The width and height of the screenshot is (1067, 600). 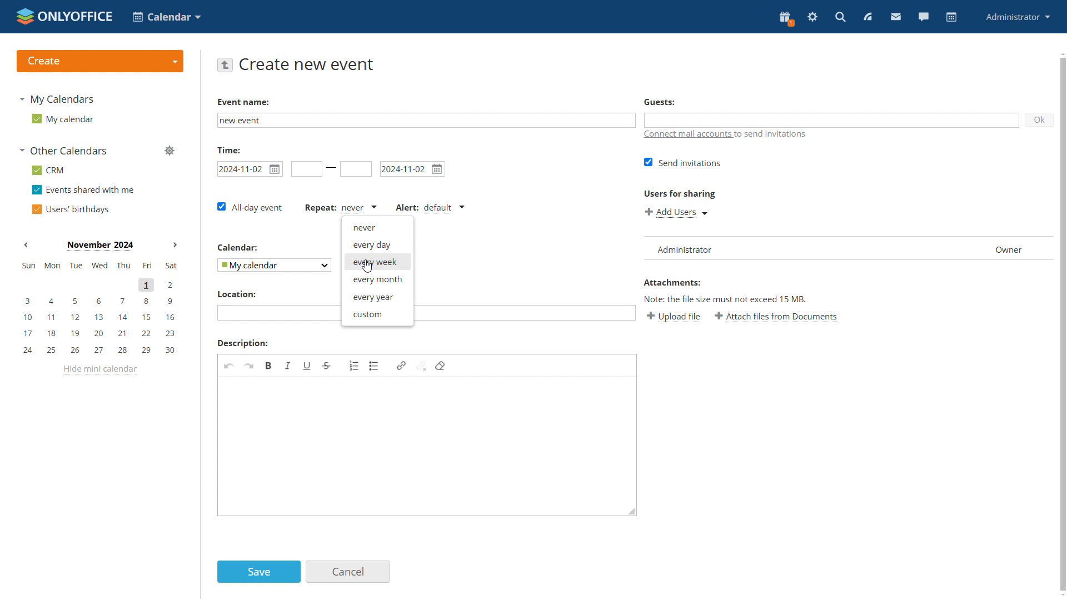 I want to click on other calendars, so click(x=66, y=151).